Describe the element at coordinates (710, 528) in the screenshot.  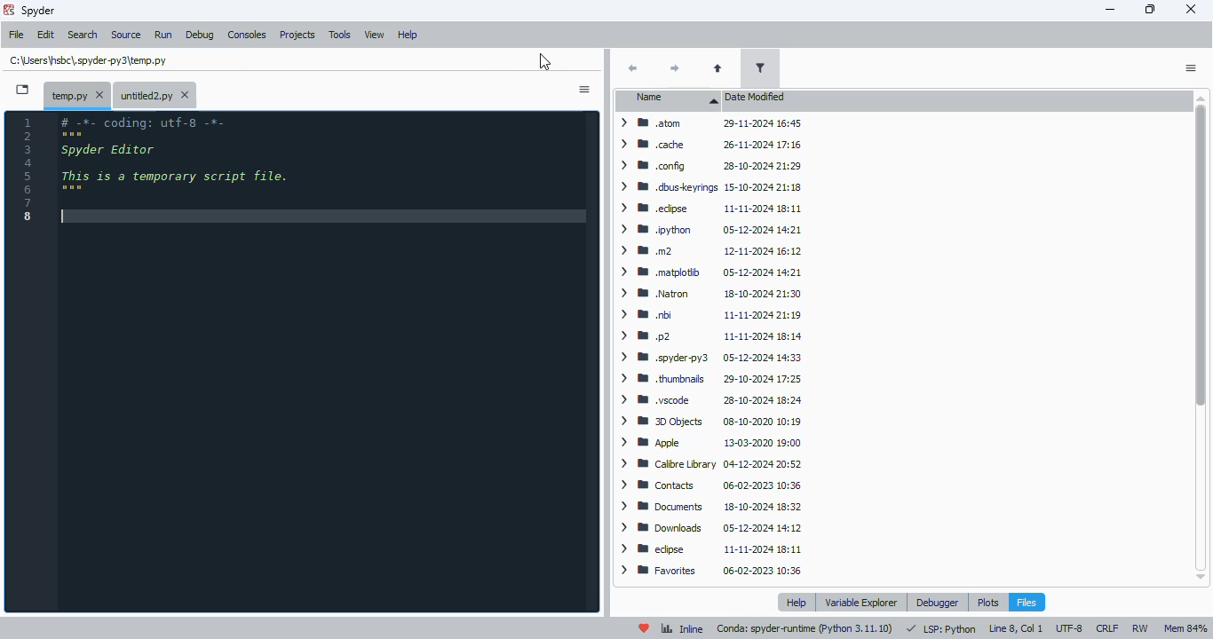
I see `> WM Downloads ~~ 05-12-2024 14:12` at that location.